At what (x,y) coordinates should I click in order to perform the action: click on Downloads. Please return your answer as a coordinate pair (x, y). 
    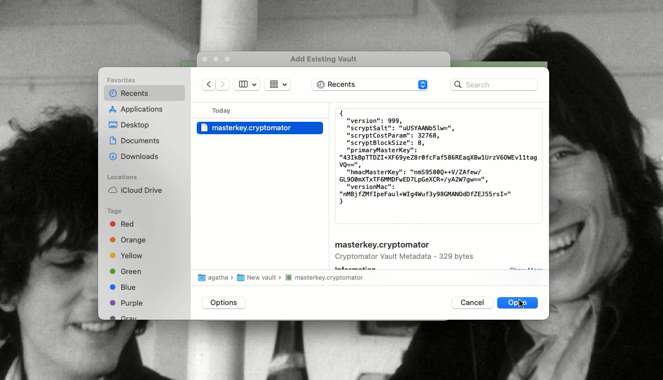
    Looking at the image, I should click on (135, 156).